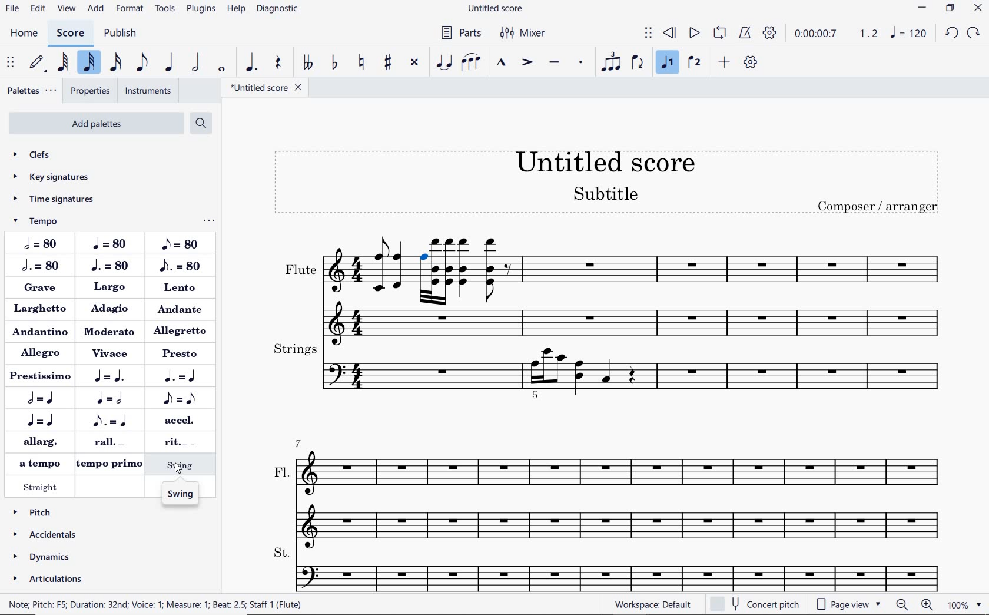 The width and height of the screenshot is (989, 615). I want to click on parts, so click(463, 35).